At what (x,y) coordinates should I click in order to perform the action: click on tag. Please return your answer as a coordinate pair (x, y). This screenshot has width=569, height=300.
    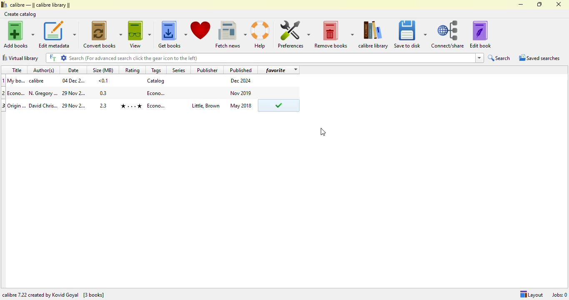
    Looking at the image, I should click on (157, 92).